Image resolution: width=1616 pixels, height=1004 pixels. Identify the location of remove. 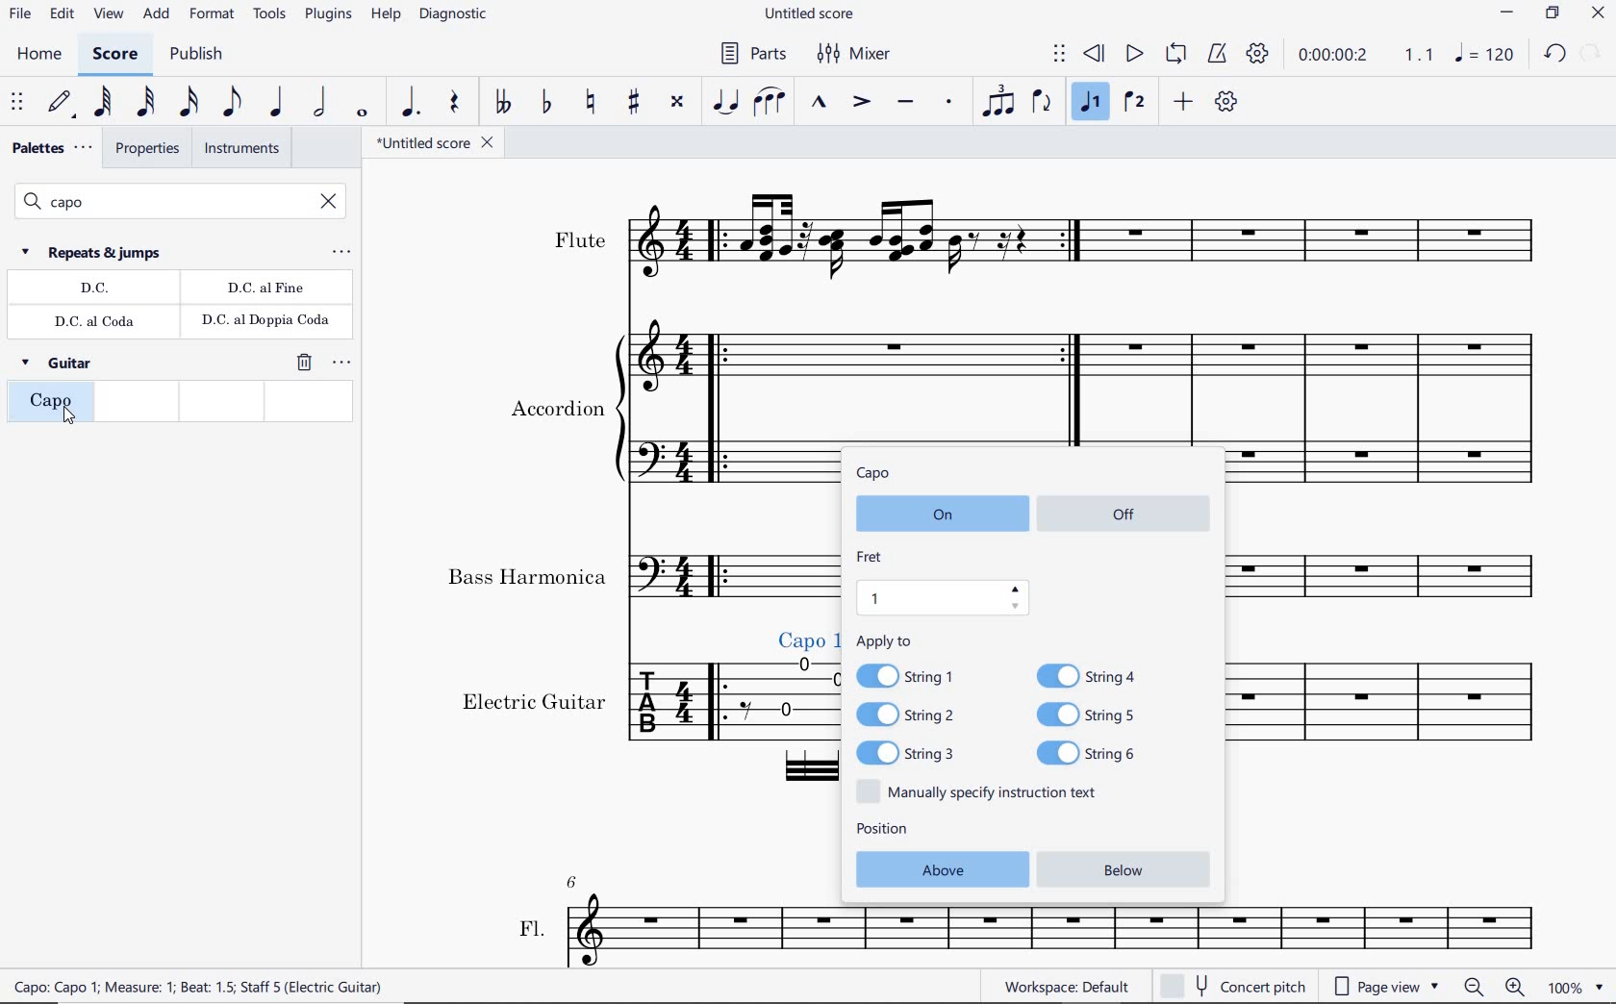
(330, 203).